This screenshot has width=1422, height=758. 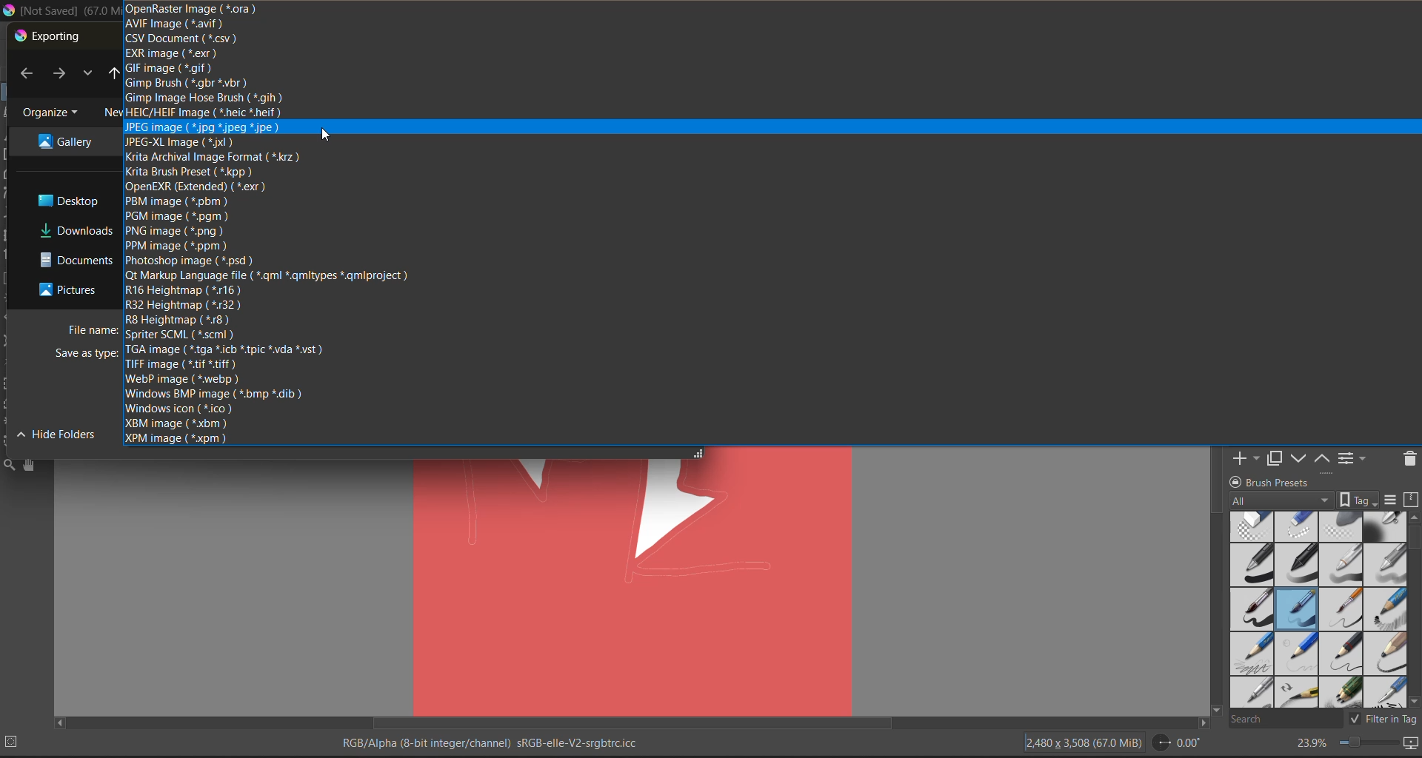 I want to click on back, so click(x=28, y=73).